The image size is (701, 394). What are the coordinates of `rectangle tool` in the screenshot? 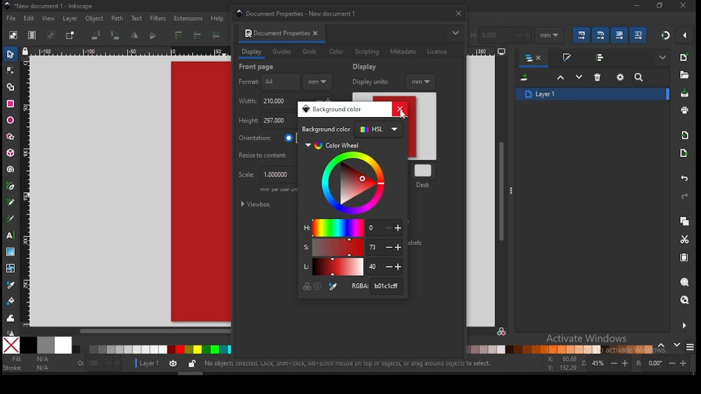 It's located at (10, 104).